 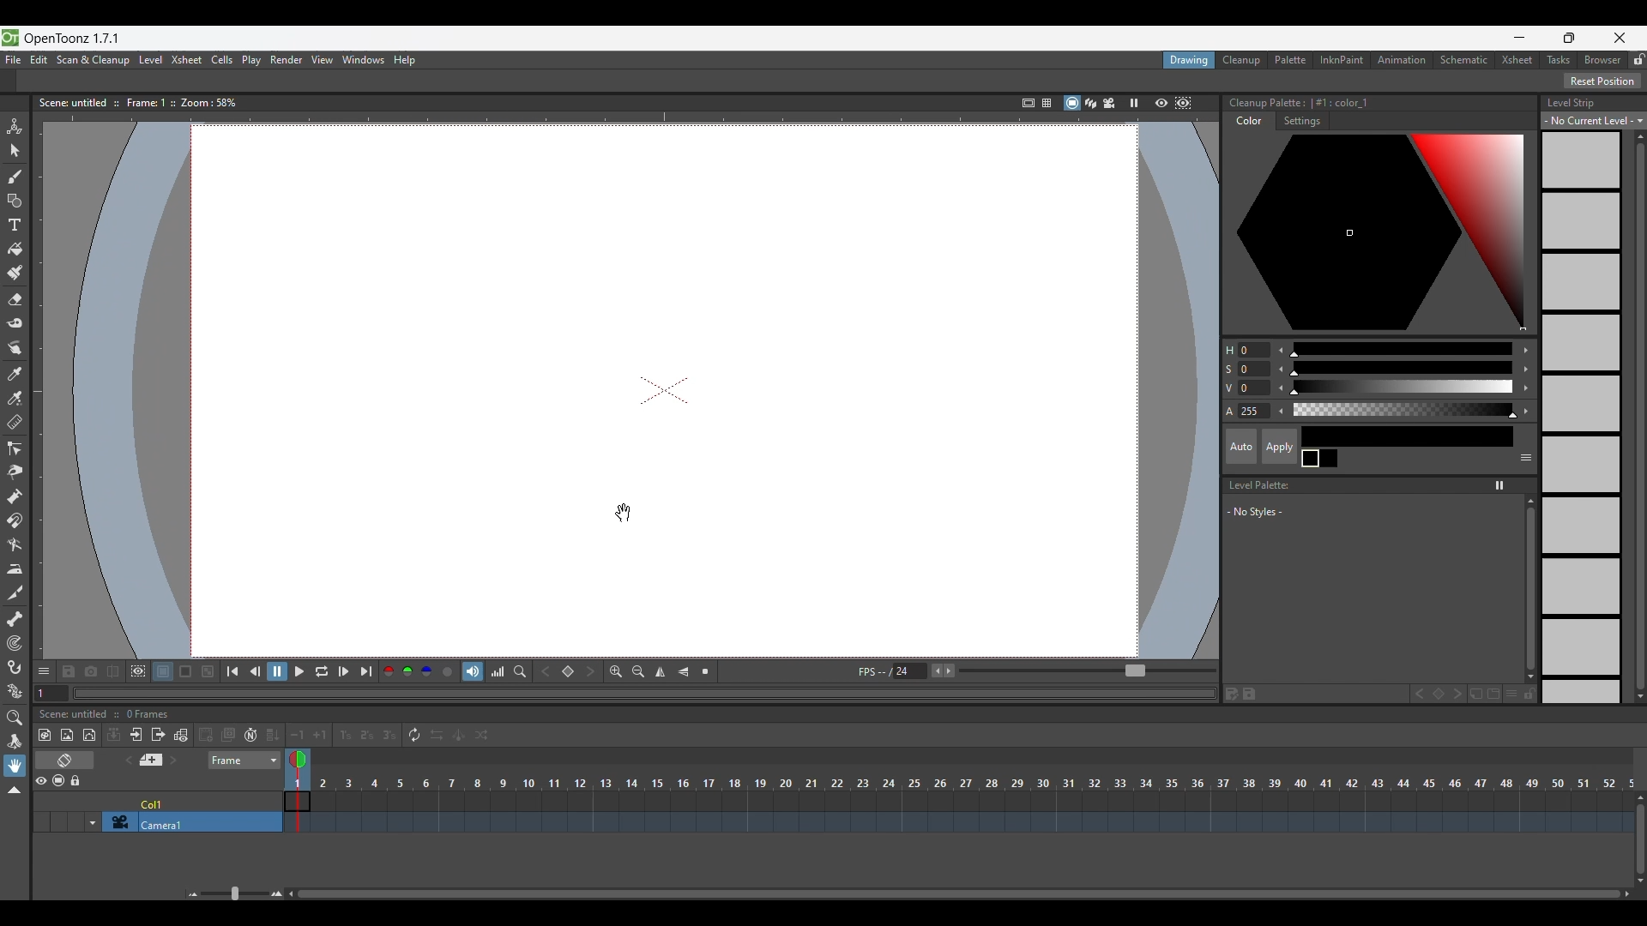 What do you see at coordinates (958, 781) in the screenshot?
I see `Frames` at bounding box center [958, 781].